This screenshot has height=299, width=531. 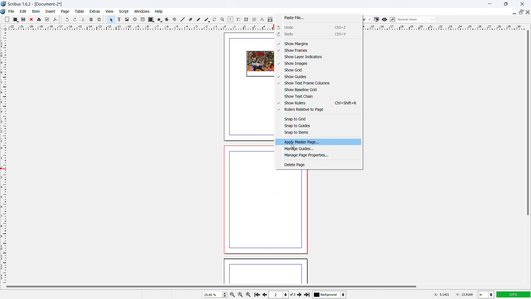 What do you see at coordinates (84, 19) in the screenshot?
I see `cut` at bounding box center [84, 19].